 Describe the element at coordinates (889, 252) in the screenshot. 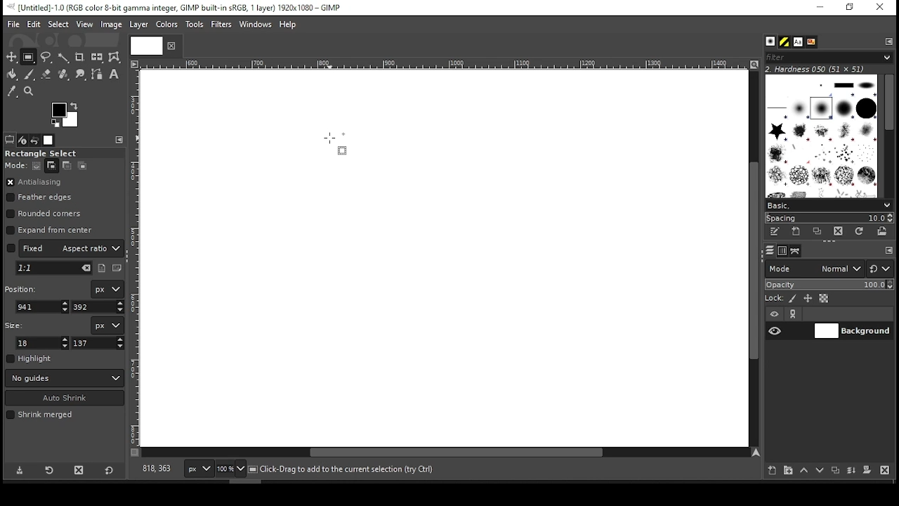

I see `configure this tab` at that location.